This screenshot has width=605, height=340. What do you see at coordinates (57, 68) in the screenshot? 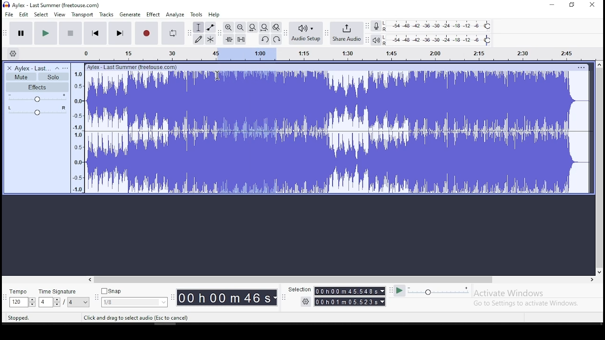
I see `collapse` at bounding box center [57, 68].